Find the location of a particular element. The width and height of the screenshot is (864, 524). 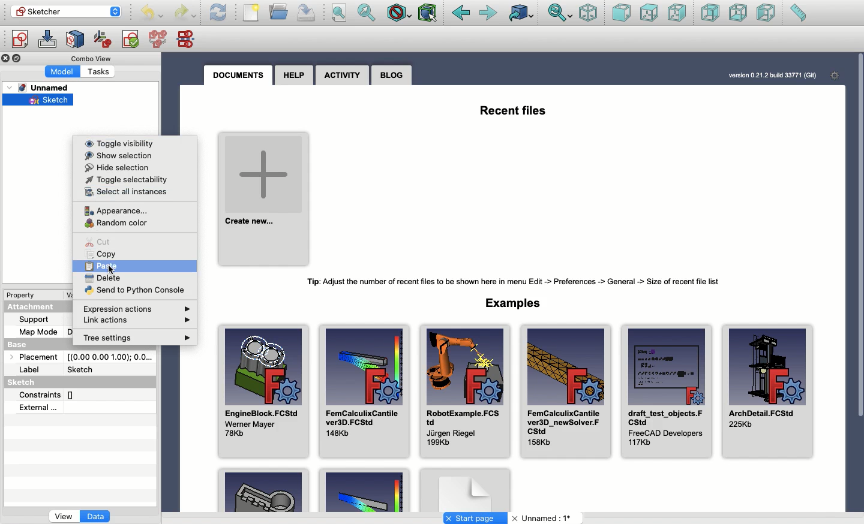

Expression actions  is located at coordinates (141, 306).